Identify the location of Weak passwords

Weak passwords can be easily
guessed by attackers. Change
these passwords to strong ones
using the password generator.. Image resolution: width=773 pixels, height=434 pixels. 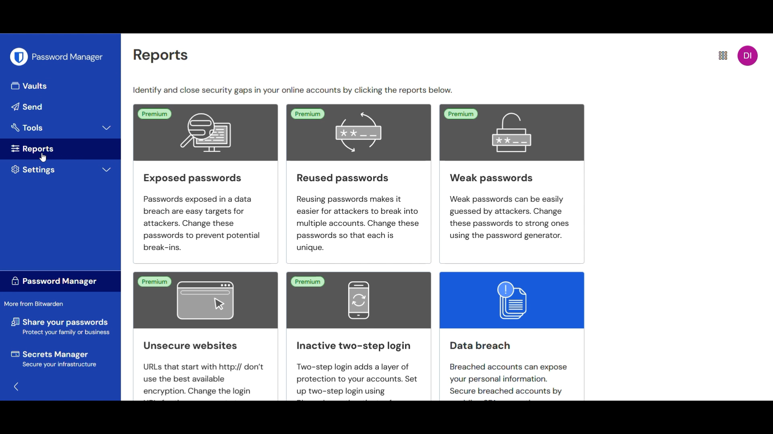
(511, 184).